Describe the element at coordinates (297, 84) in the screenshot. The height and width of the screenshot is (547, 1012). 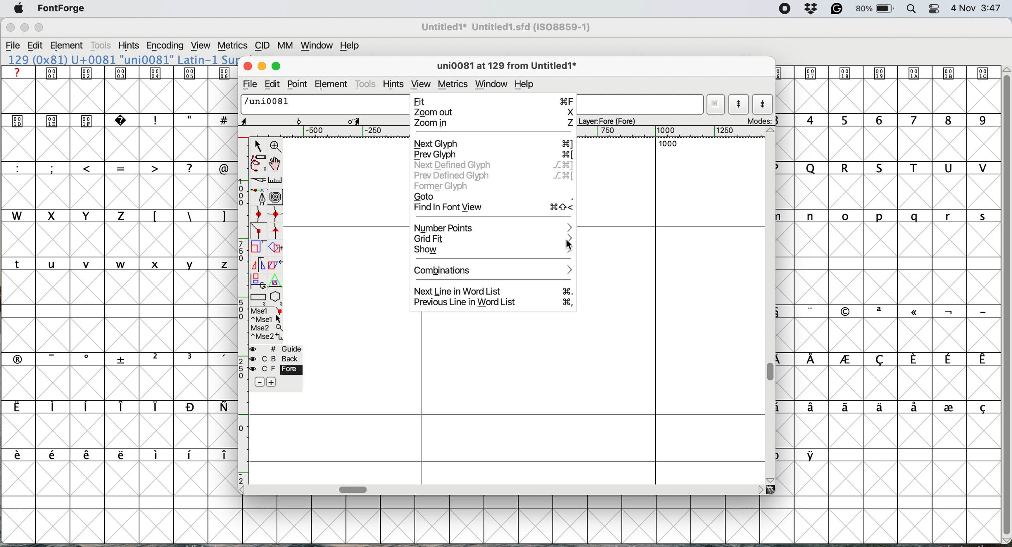
I see `point` at that location.